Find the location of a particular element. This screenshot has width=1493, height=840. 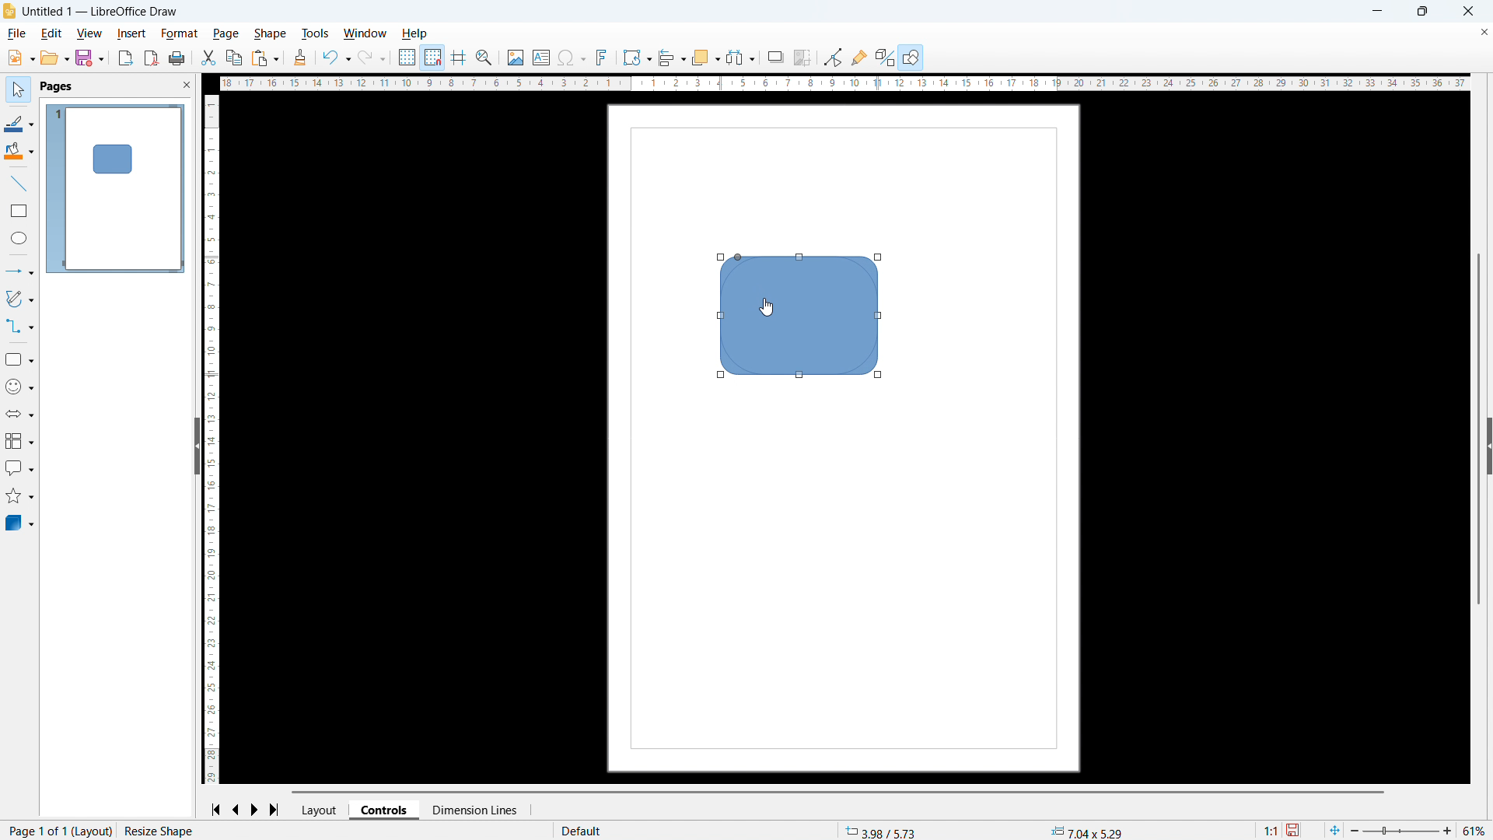

Block arrows  is located at coordinates (19, 415).